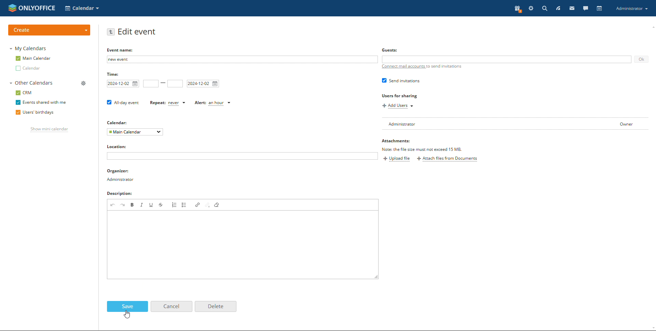 Image resolution: width=656 pixels, height=331 pixels. I want to click on all day event checkbox, so click(123, 102).